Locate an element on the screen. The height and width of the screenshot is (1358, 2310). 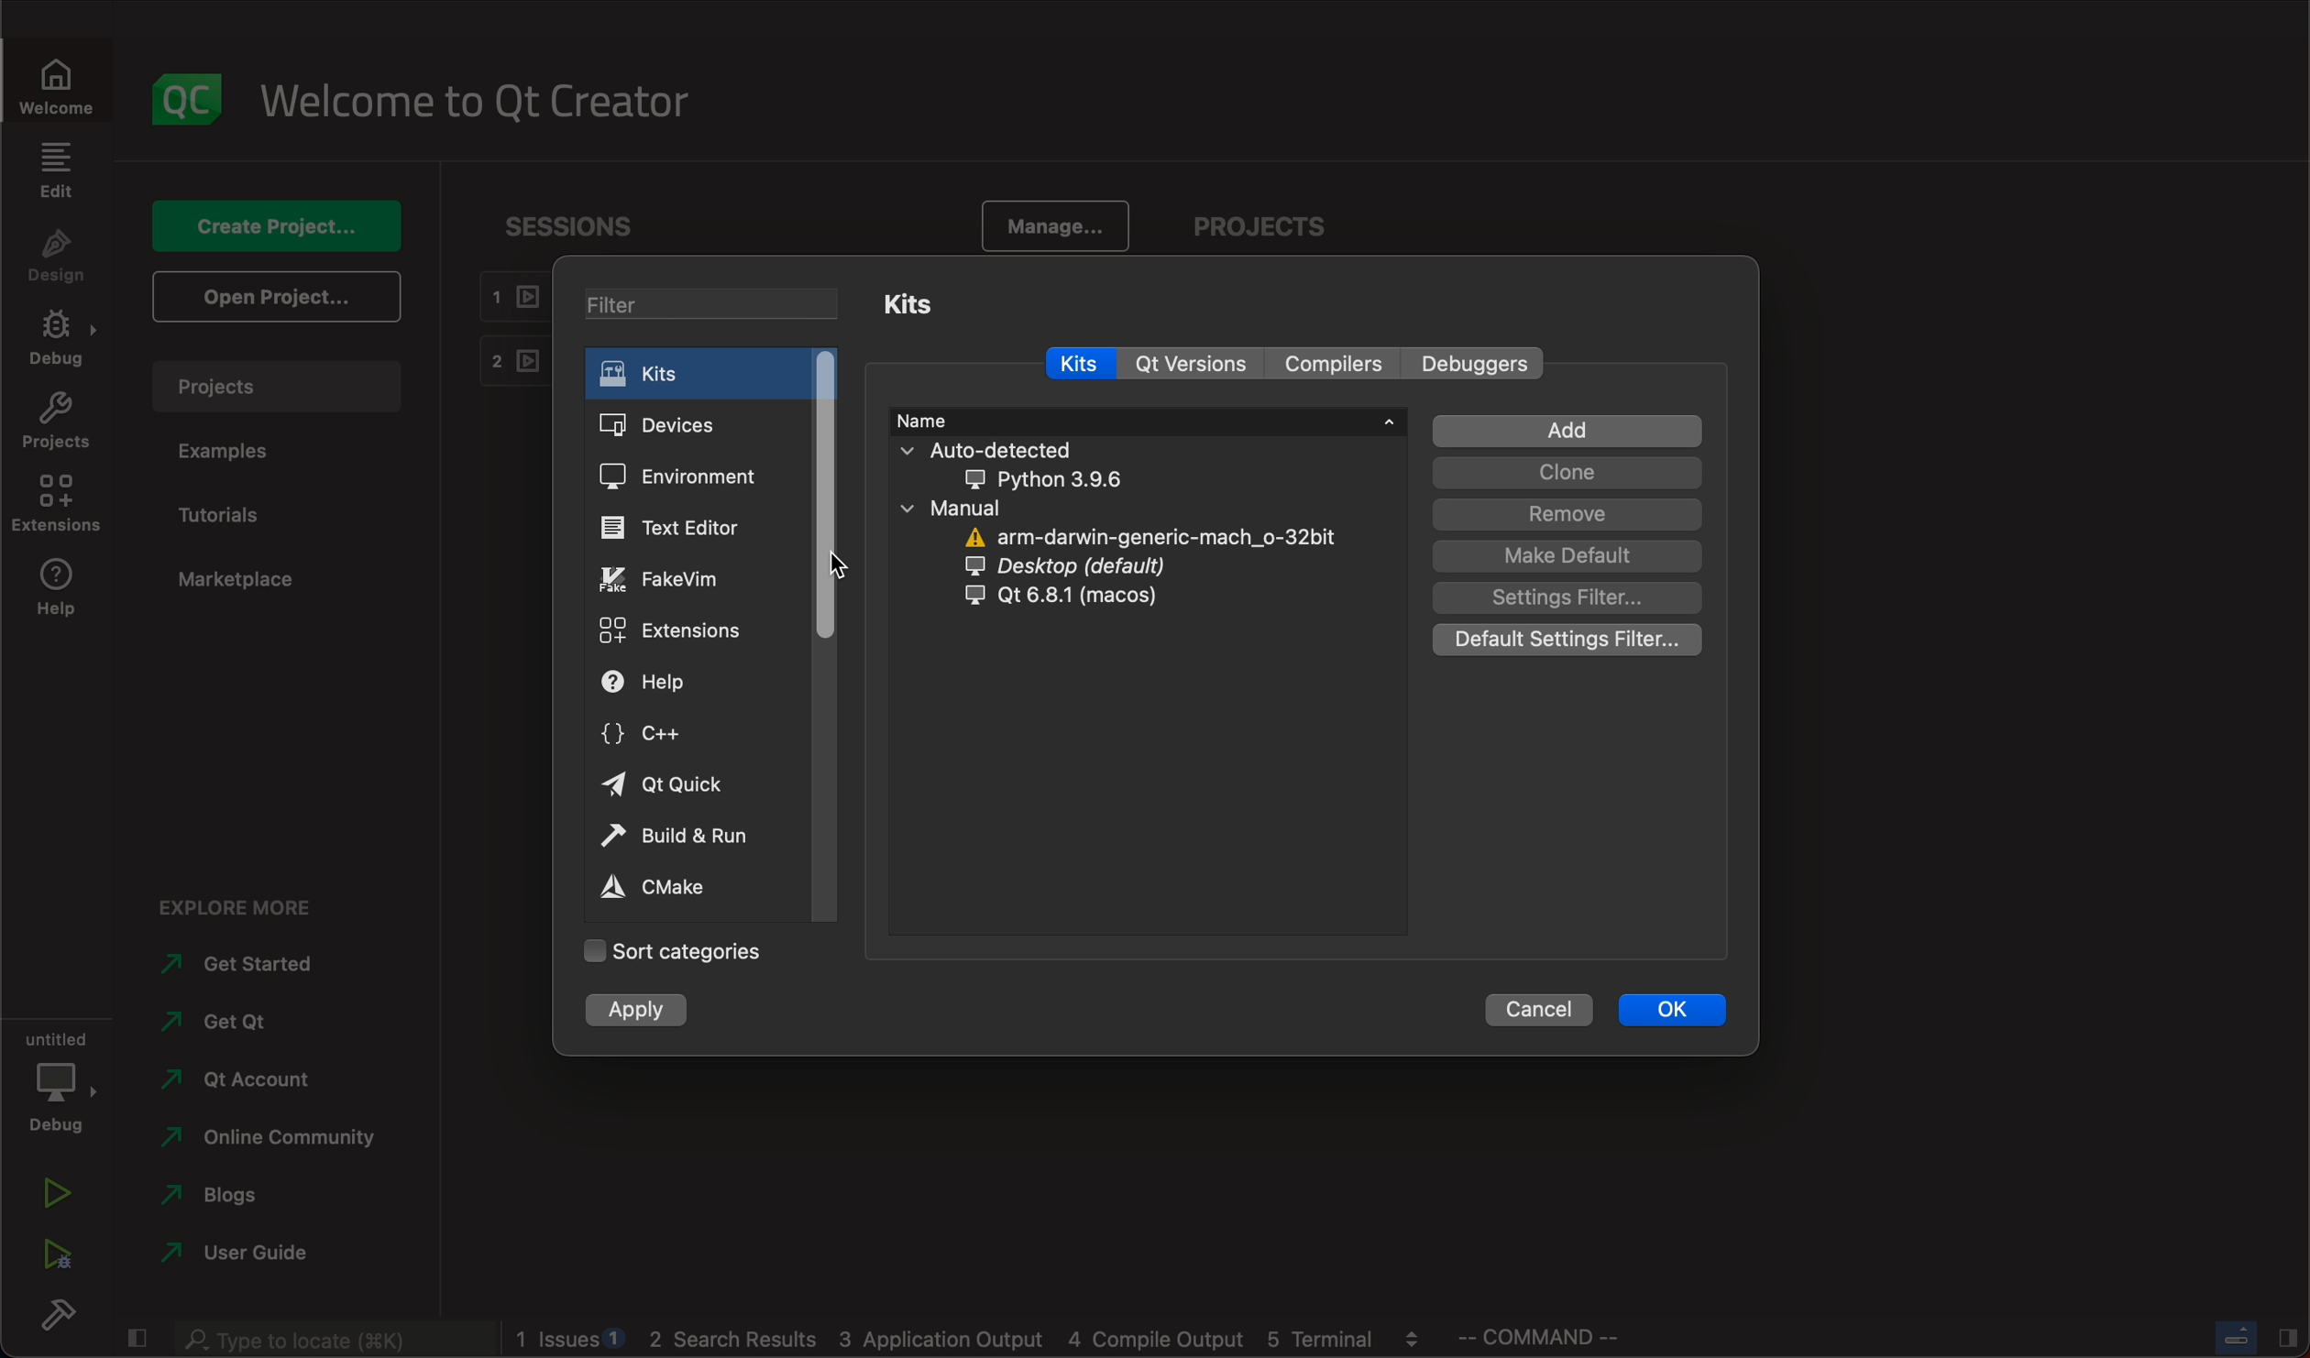
c++ is located at coordinates (668, 734).